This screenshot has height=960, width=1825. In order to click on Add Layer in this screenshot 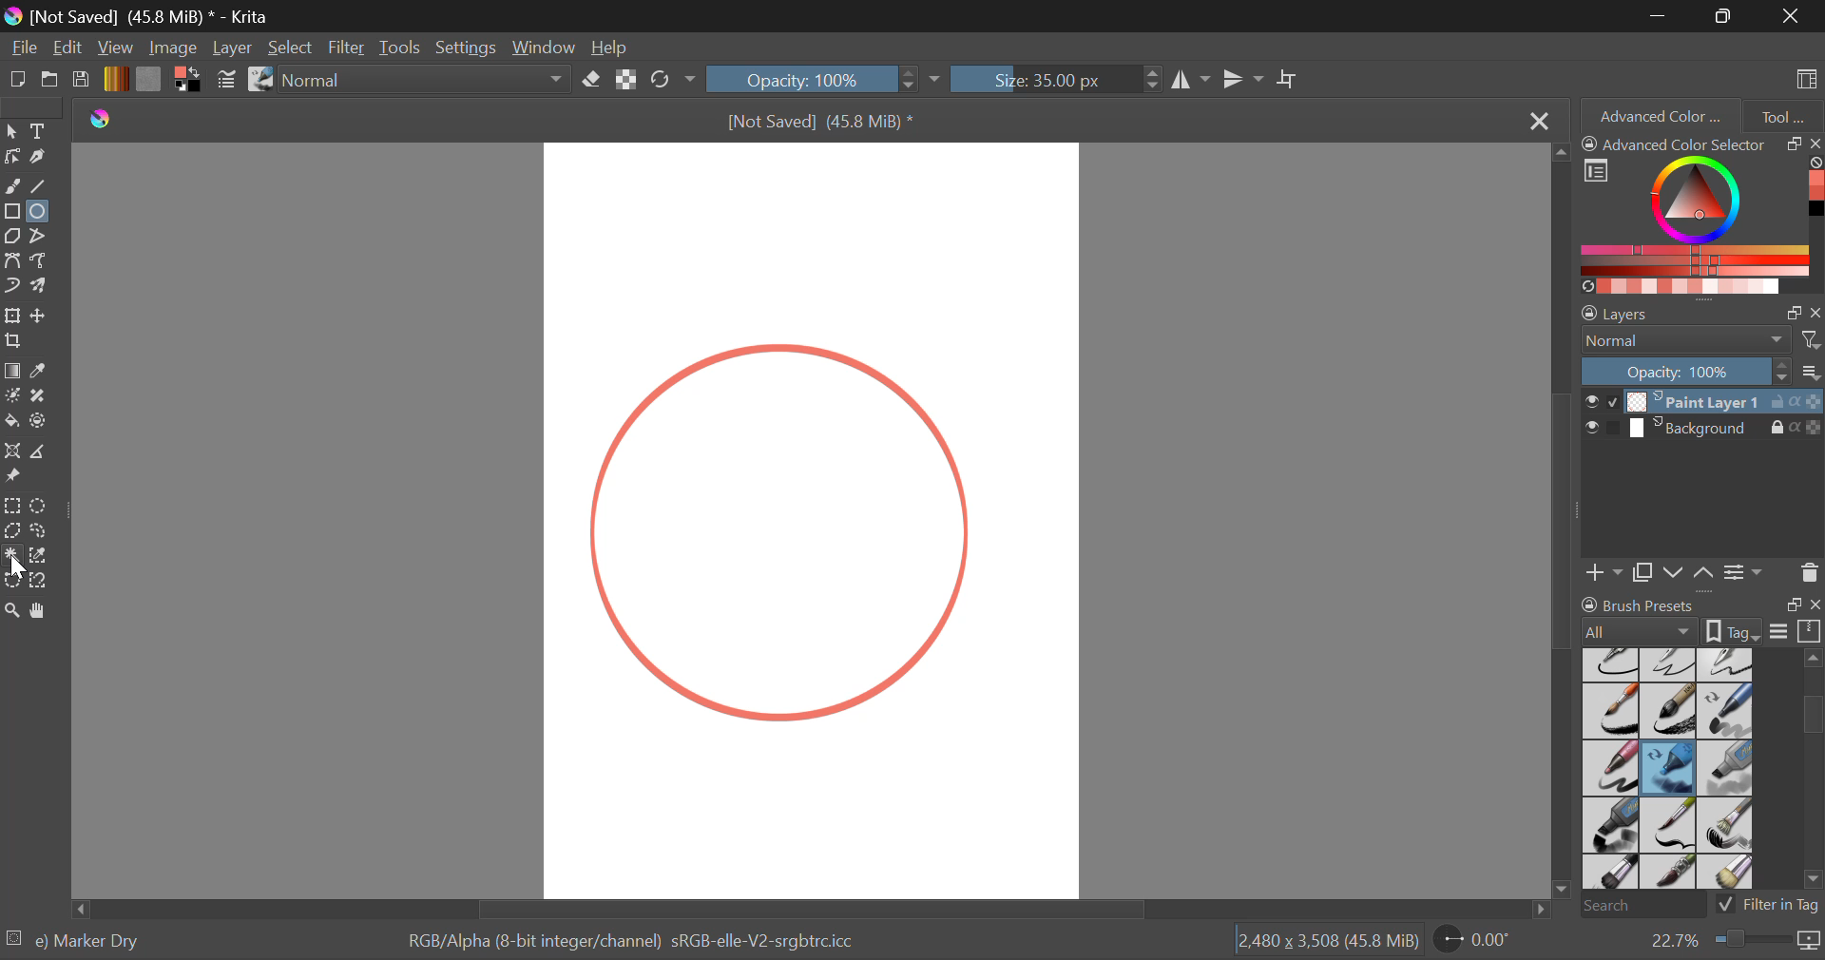, I will do `click(1604, 570)`.